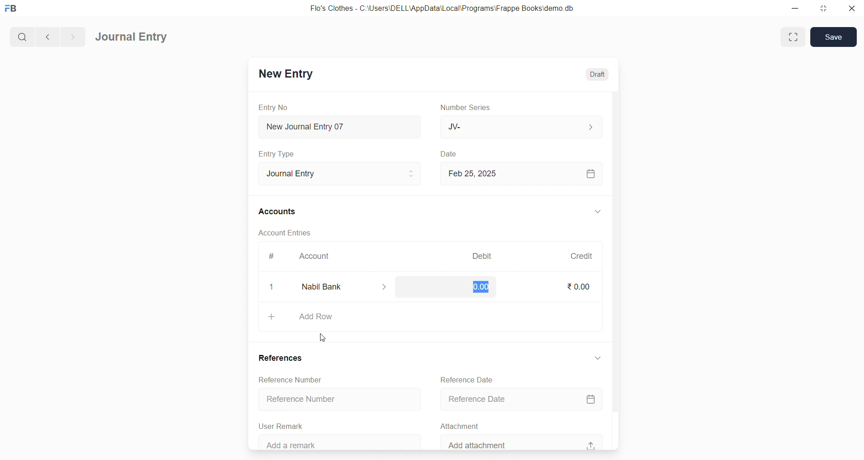  Describe the element at coordinates (431, 318) in the screenshot. I see `Add Row` at that location.